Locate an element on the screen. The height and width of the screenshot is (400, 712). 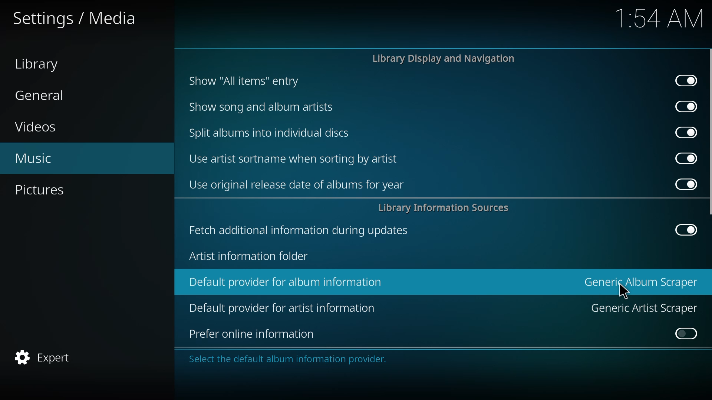
time is located at coordinates (659, 18).